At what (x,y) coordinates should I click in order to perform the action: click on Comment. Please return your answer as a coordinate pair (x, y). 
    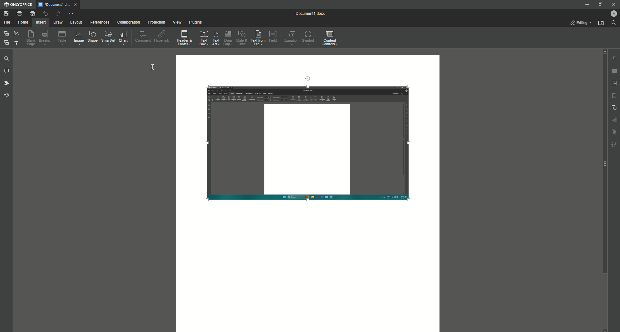
    Looking at the image, I should click on (143, 37).